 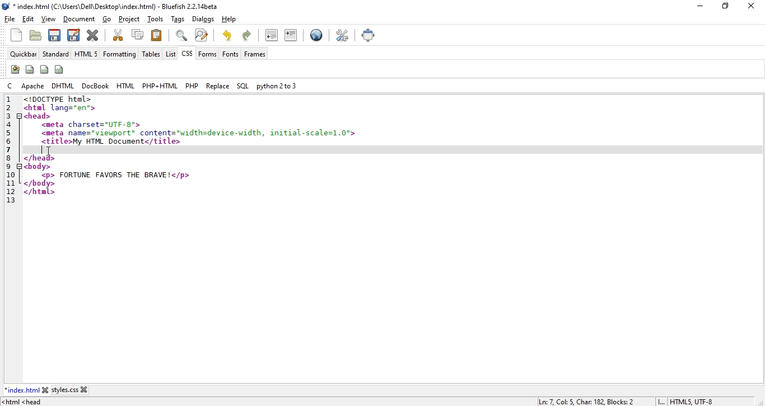 I want to click on quickbar, so click(x=25, y=54).